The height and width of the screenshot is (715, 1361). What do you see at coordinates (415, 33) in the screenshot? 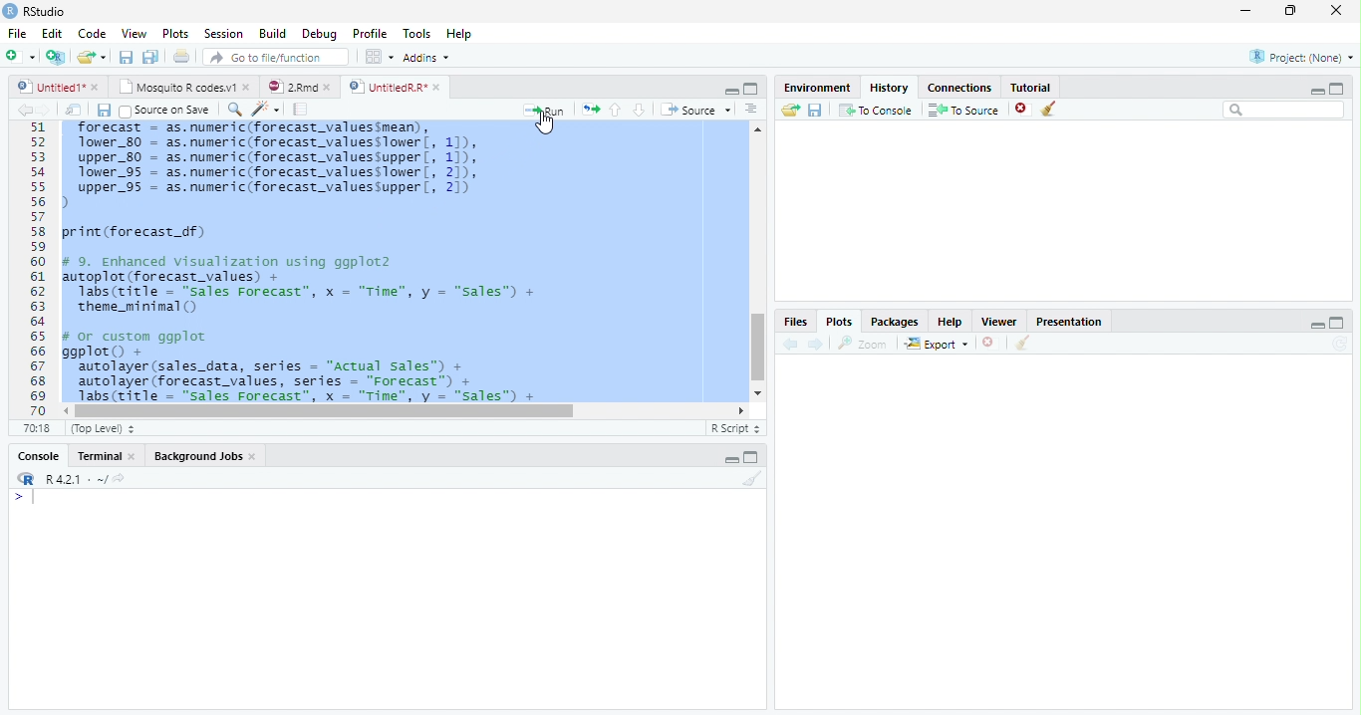
I see `Tools` at bounding box center [415, 33].